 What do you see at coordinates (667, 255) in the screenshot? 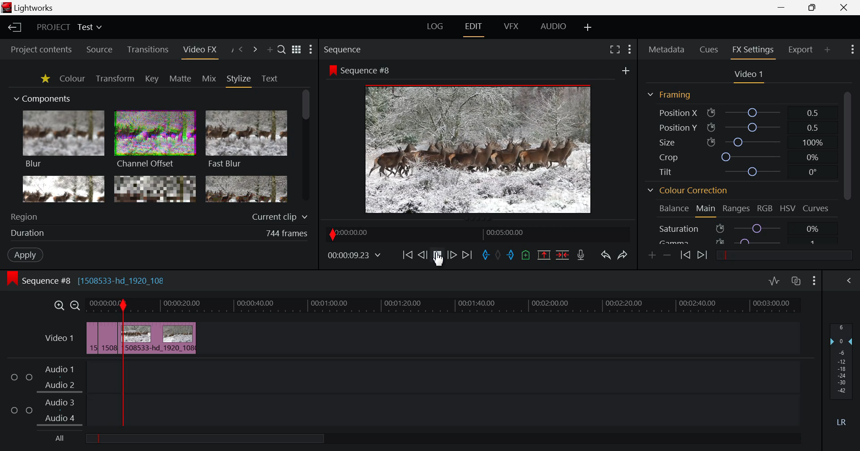
I see `Remove keyframe` at bounding box center [667, 255].